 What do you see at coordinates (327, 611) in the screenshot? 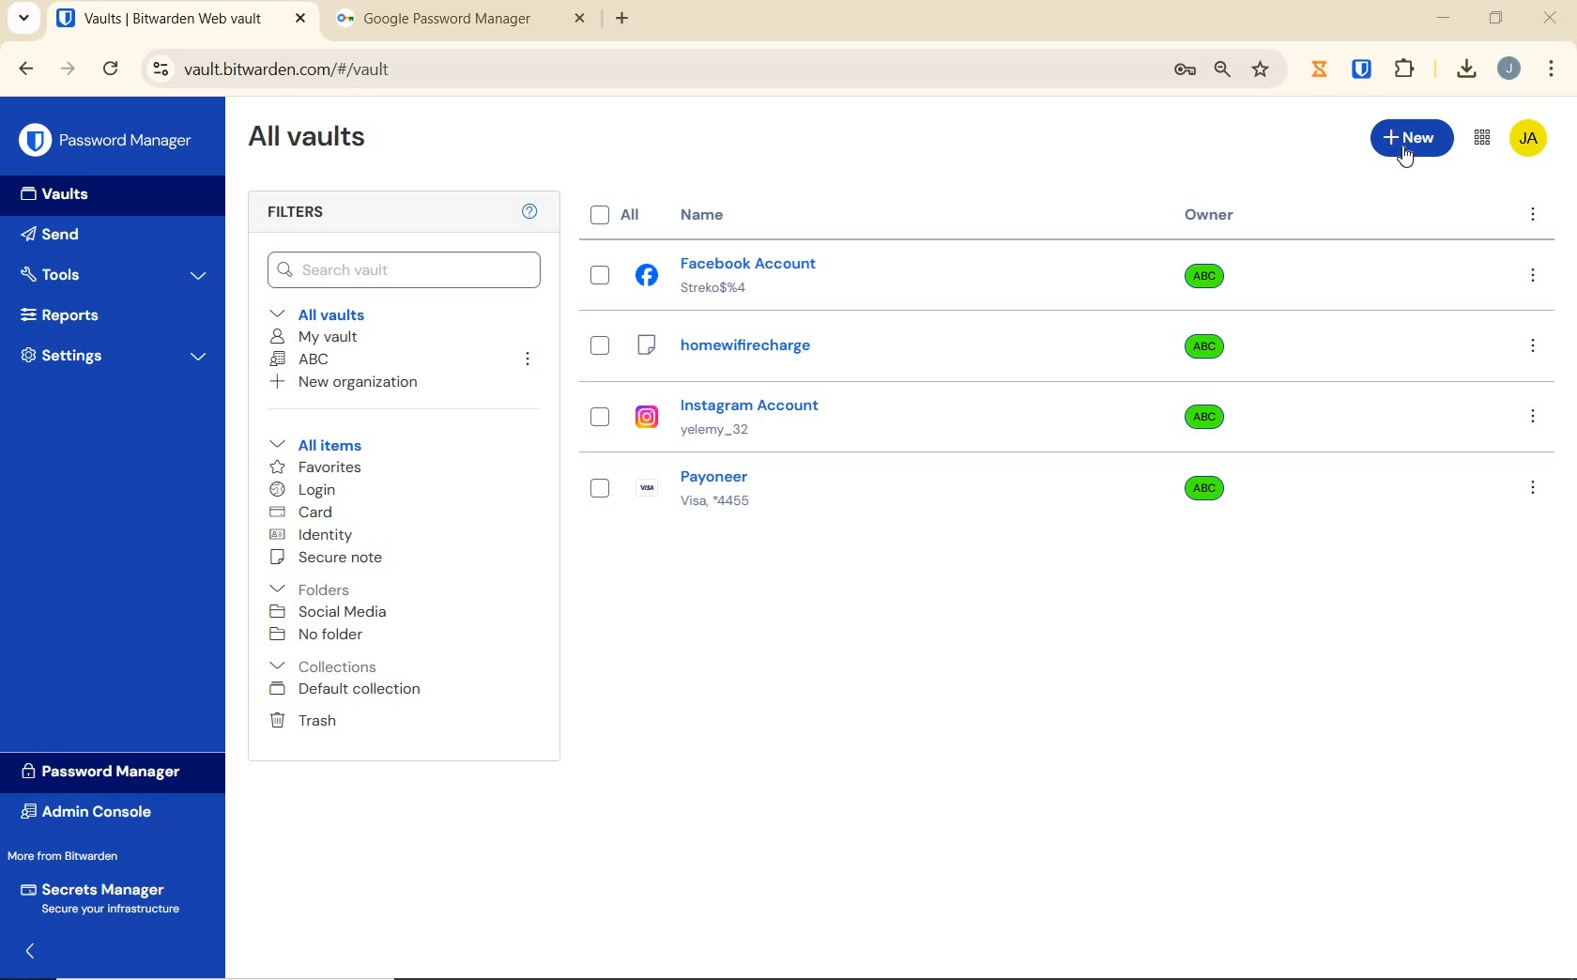
I see `Social media` at bounding box center [327, 611].